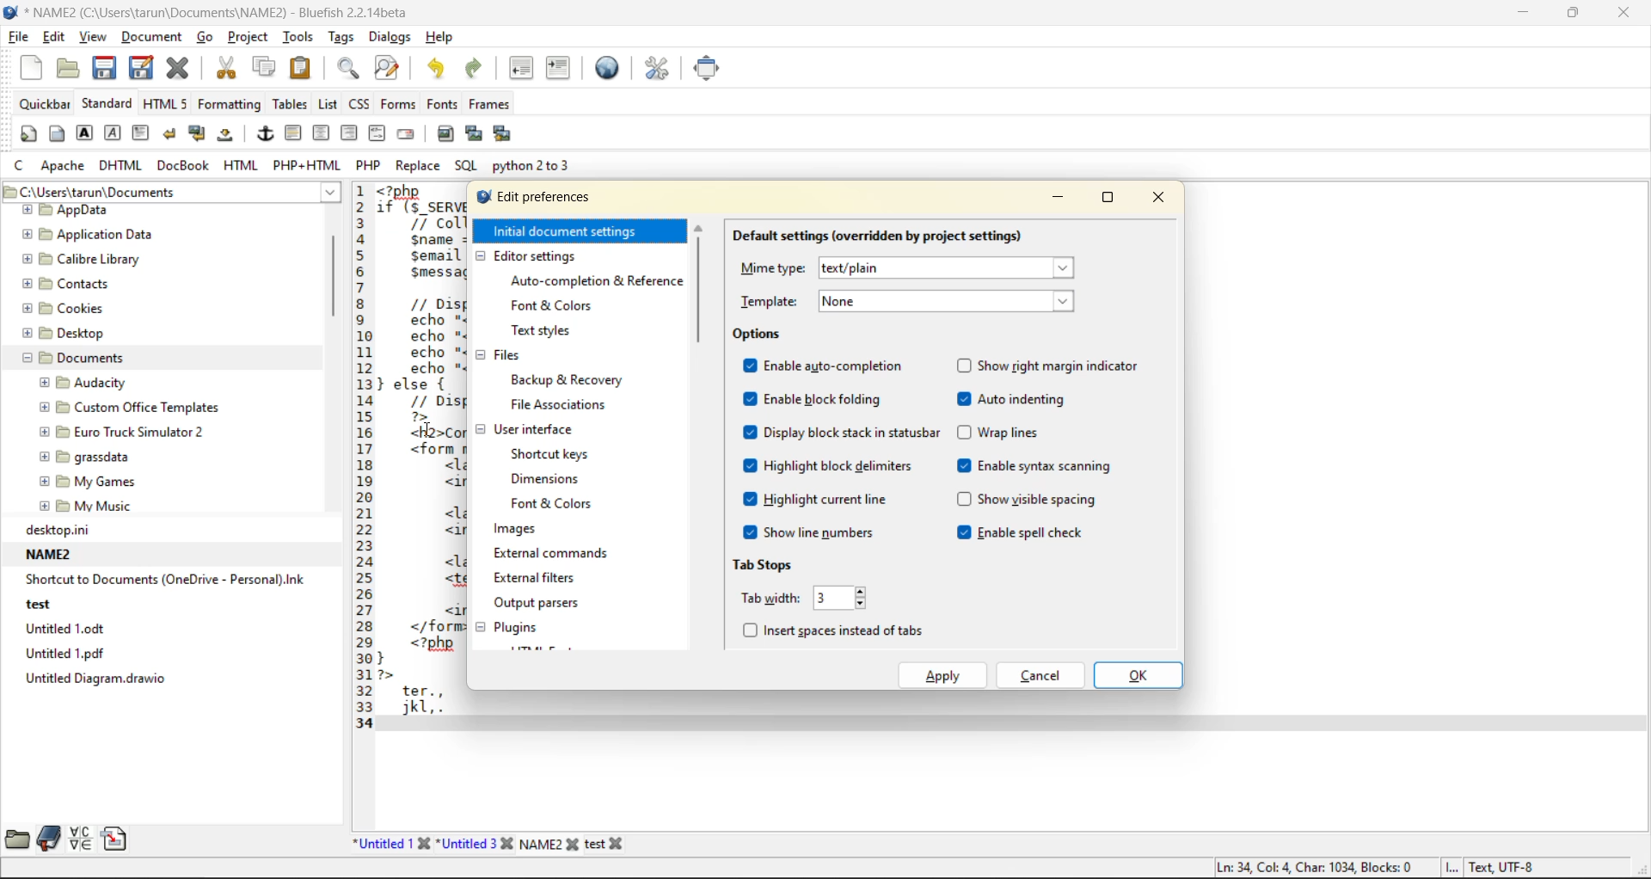  What do you see at coordinates (118, 433) in the screenshot?
I see ` Euro Truck Simulator 2` at bounding box center [118, 433].